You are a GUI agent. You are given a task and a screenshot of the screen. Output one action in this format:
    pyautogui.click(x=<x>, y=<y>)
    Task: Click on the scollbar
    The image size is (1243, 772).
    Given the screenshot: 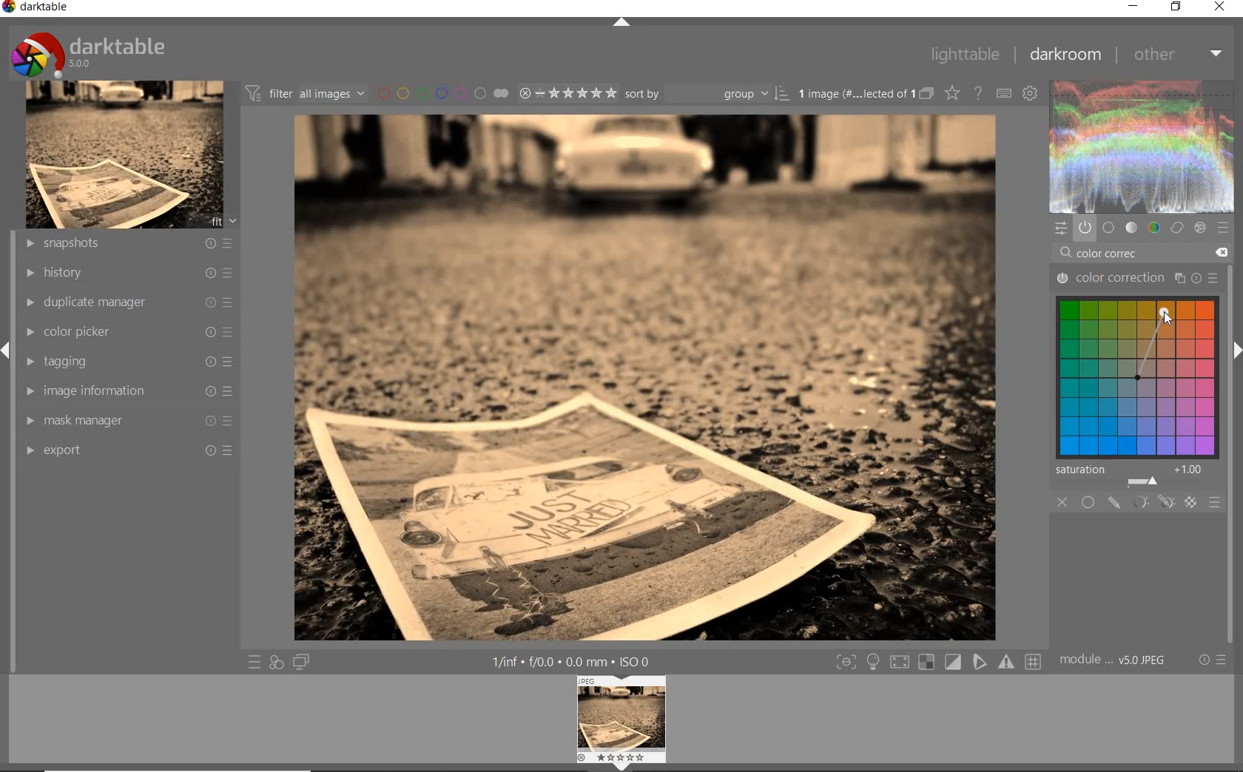 What is the action you would take?
    pyautogui.click(x=1233, y=297)
    